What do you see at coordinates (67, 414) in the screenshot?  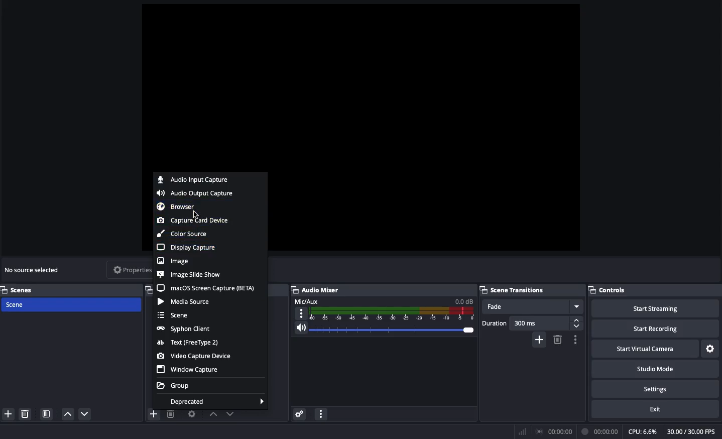 I see `move up` at bounding box center [67, 414].